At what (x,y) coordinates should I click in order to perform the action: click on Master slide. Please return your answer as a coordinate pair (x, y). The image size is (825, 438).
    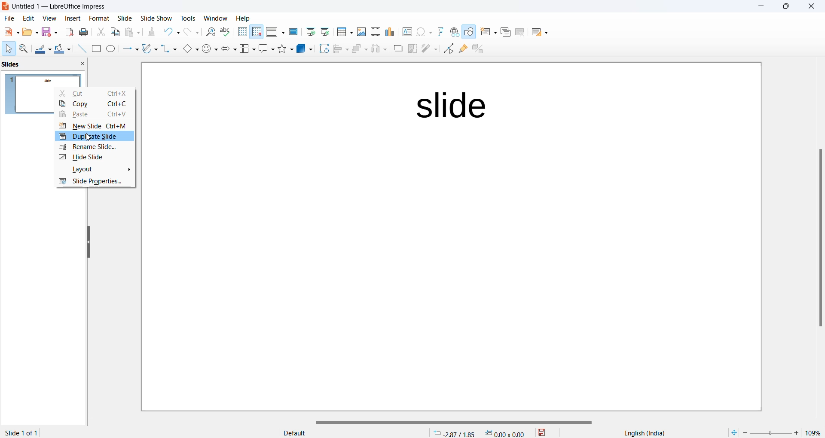
    Looking at the image, I should click on (293, 32).